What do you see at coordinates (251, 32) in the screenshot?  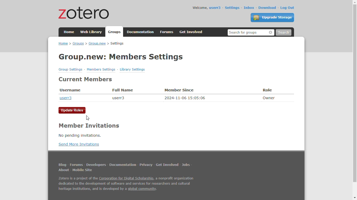 I see `search for people` at bounding box center [251, 32].